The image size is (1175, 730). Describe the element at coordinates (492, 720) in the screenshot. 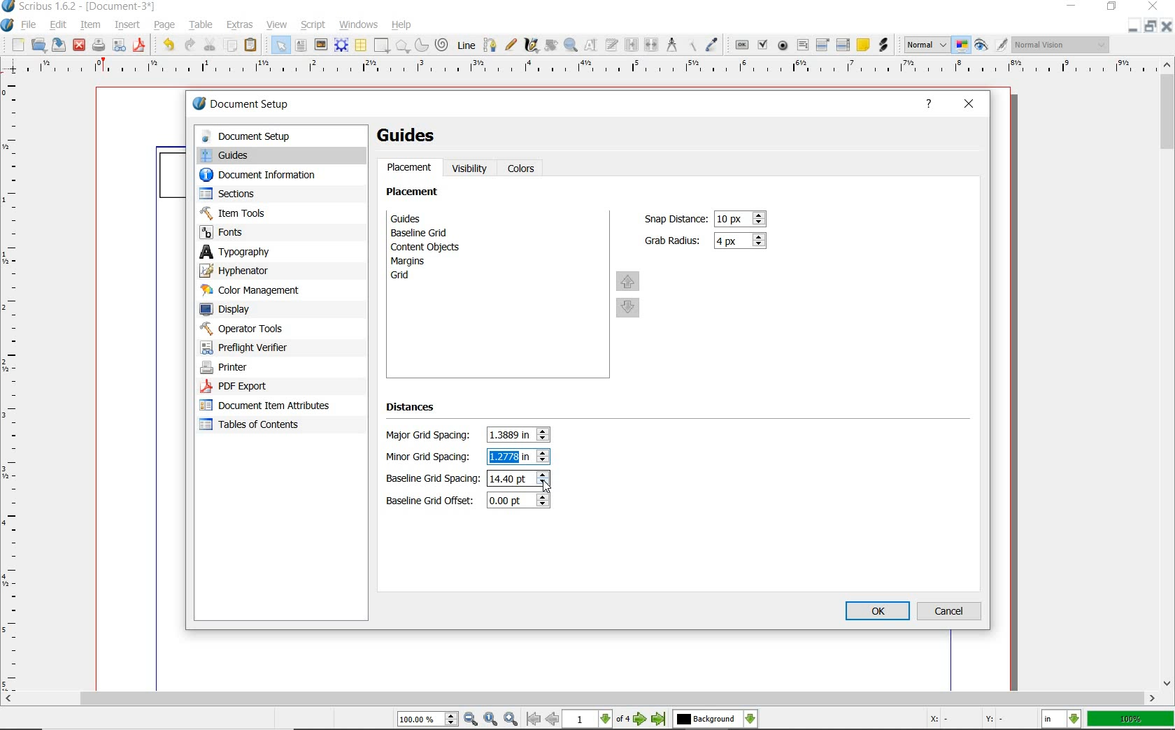

I see `zoom to 100%` at that location.